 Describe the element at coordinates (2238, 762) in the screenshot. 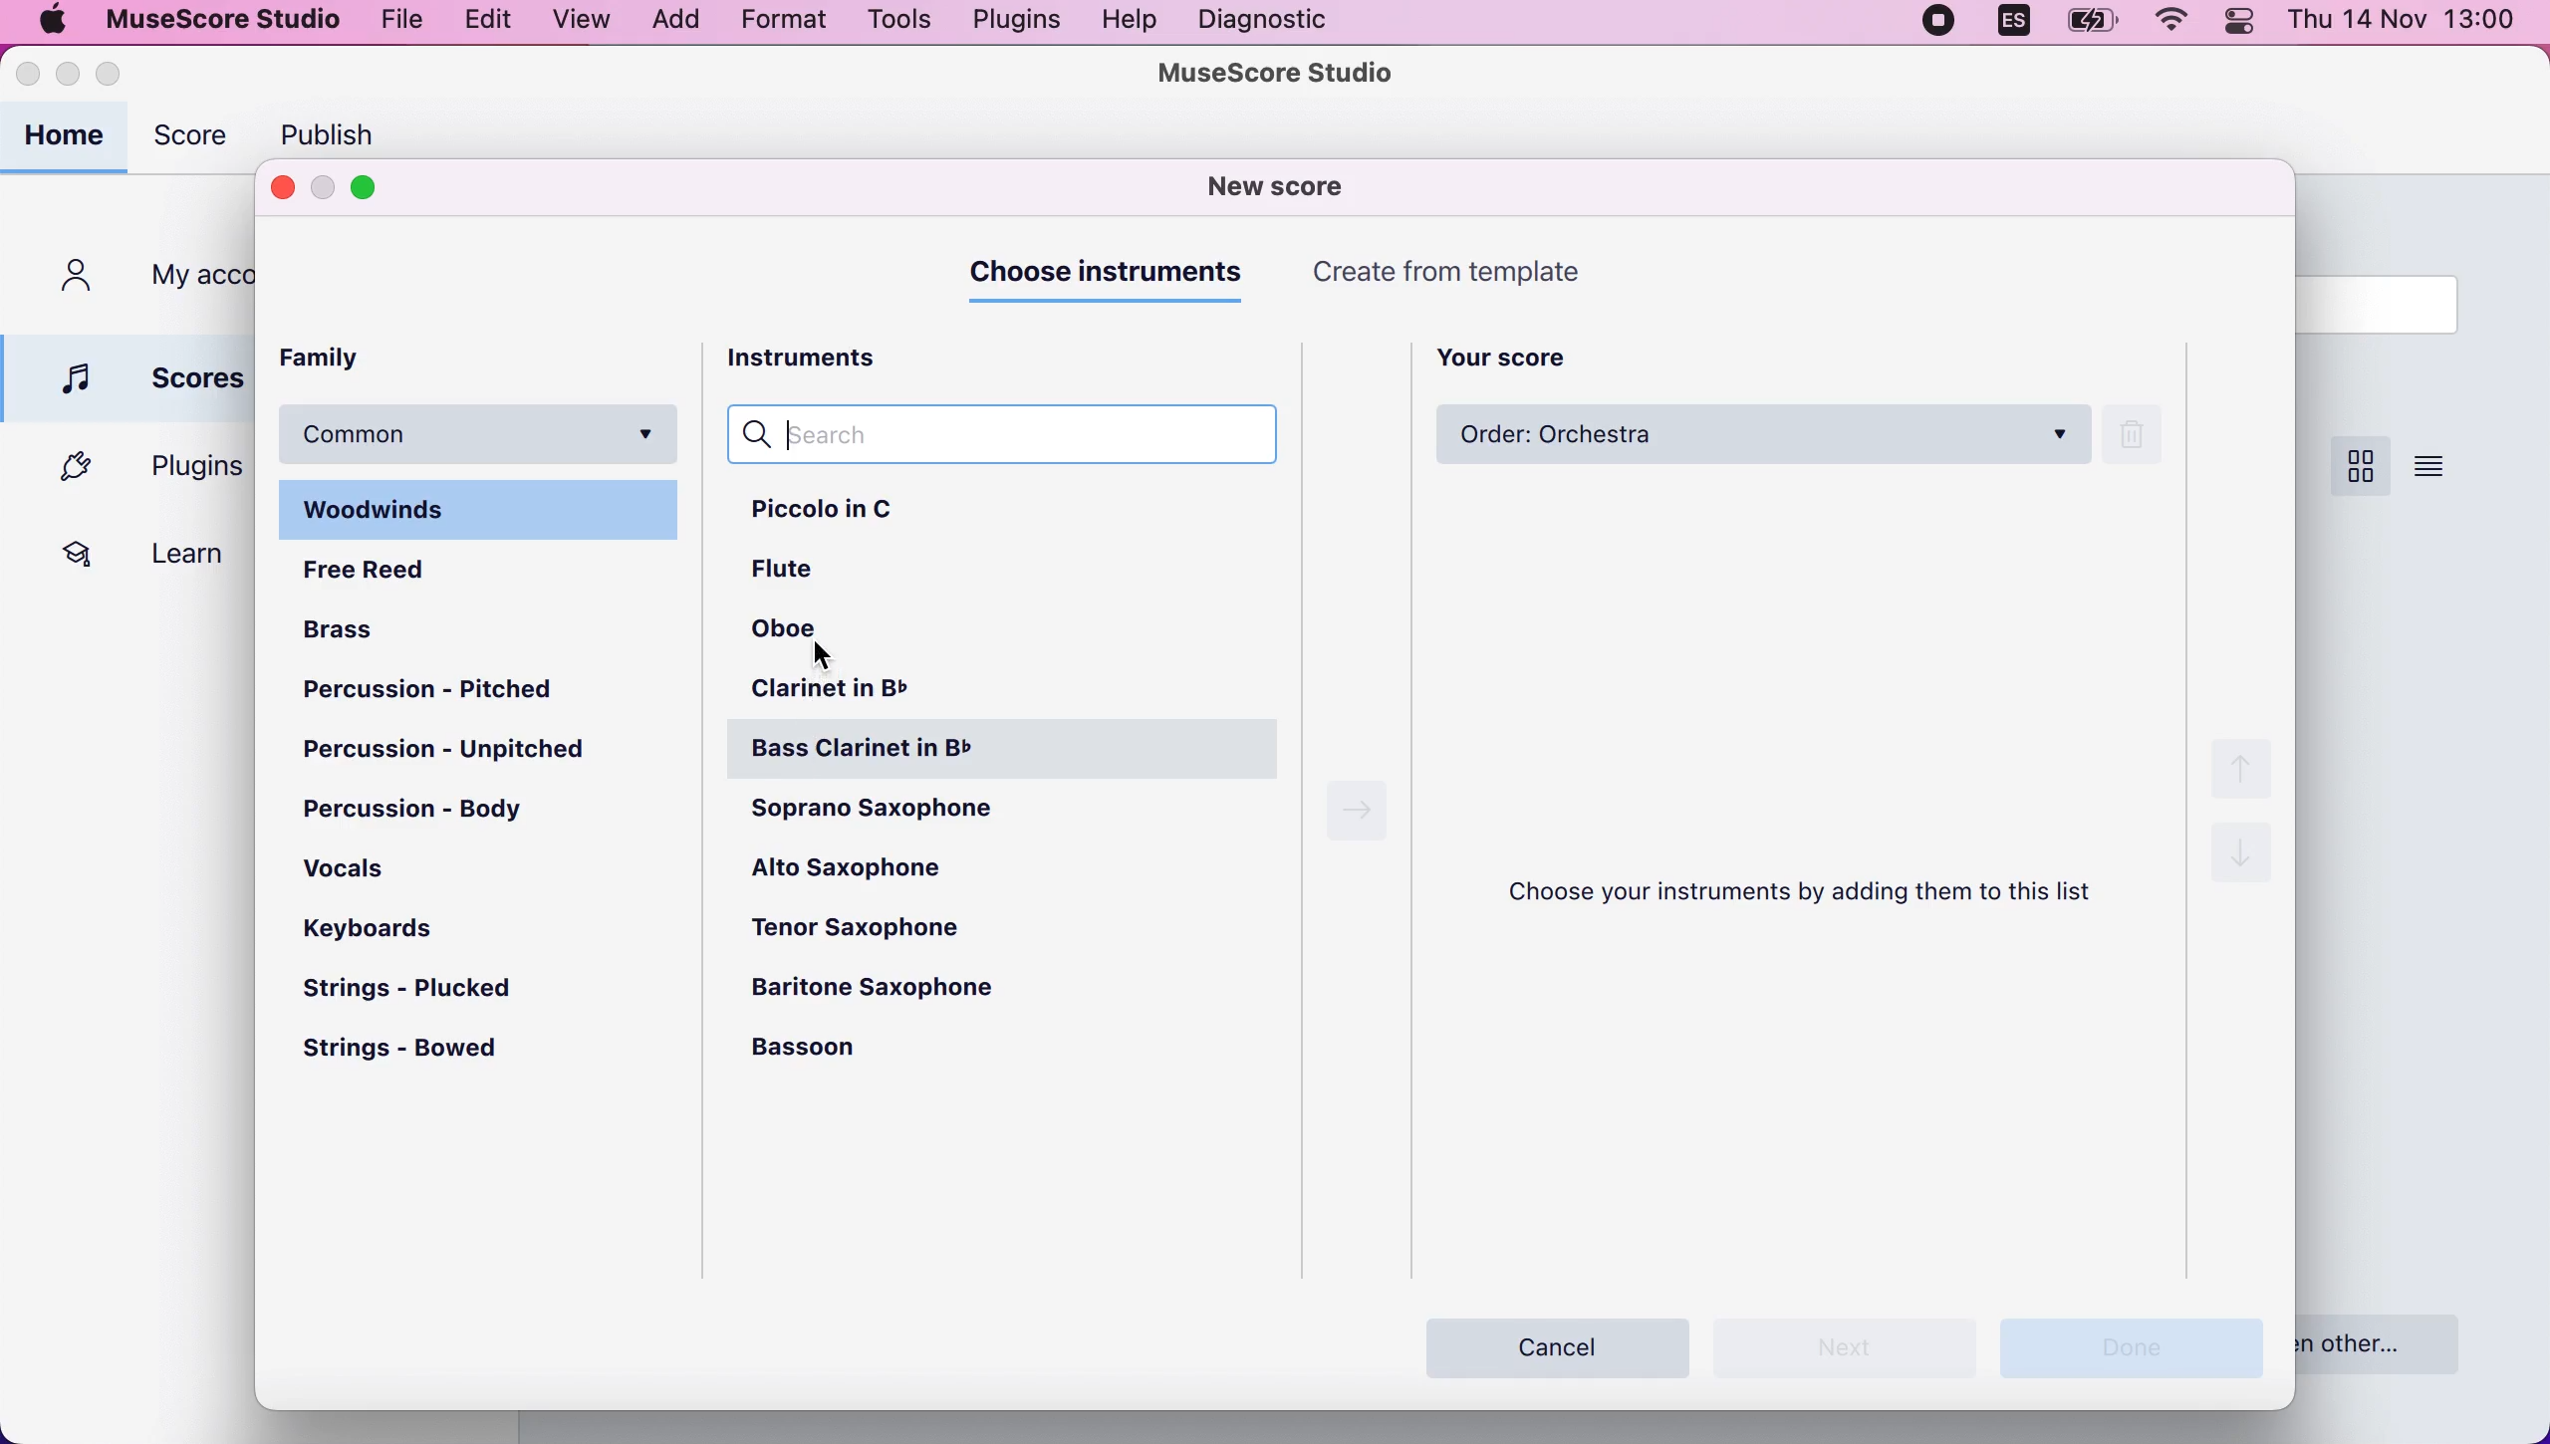

I see `up ` at that location.